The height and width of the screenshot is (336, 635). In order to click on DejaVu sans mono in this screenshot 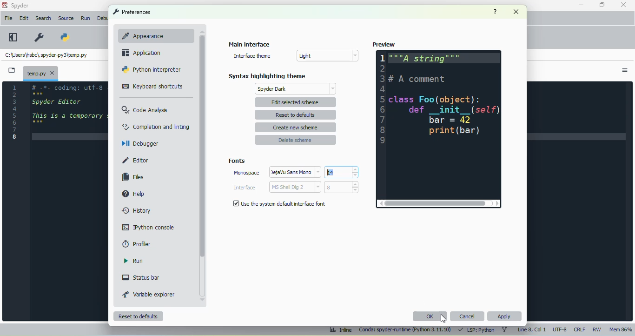, I will do `click(296, 172)`.